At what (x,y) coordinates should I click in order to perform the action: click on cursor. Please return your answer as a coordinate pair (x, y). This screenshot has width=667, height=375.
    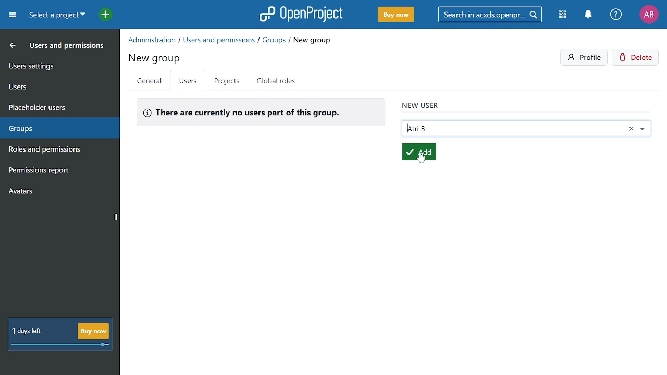
    Looking at the image, I should click on (419, 160).